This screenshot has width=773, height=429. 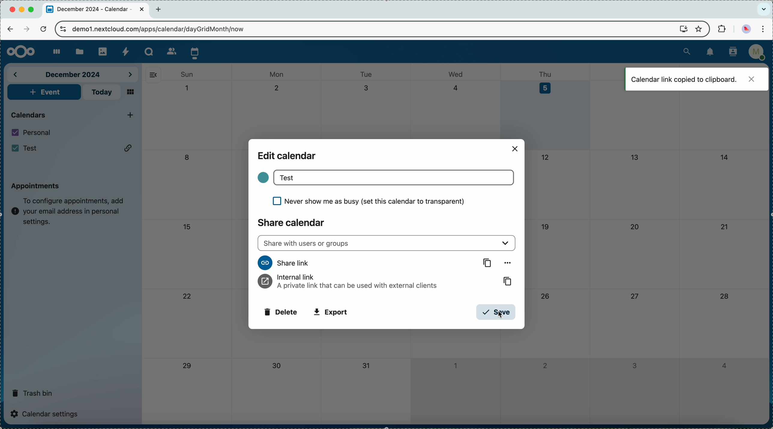 I want to click on delete, so click(x=280, y=312).